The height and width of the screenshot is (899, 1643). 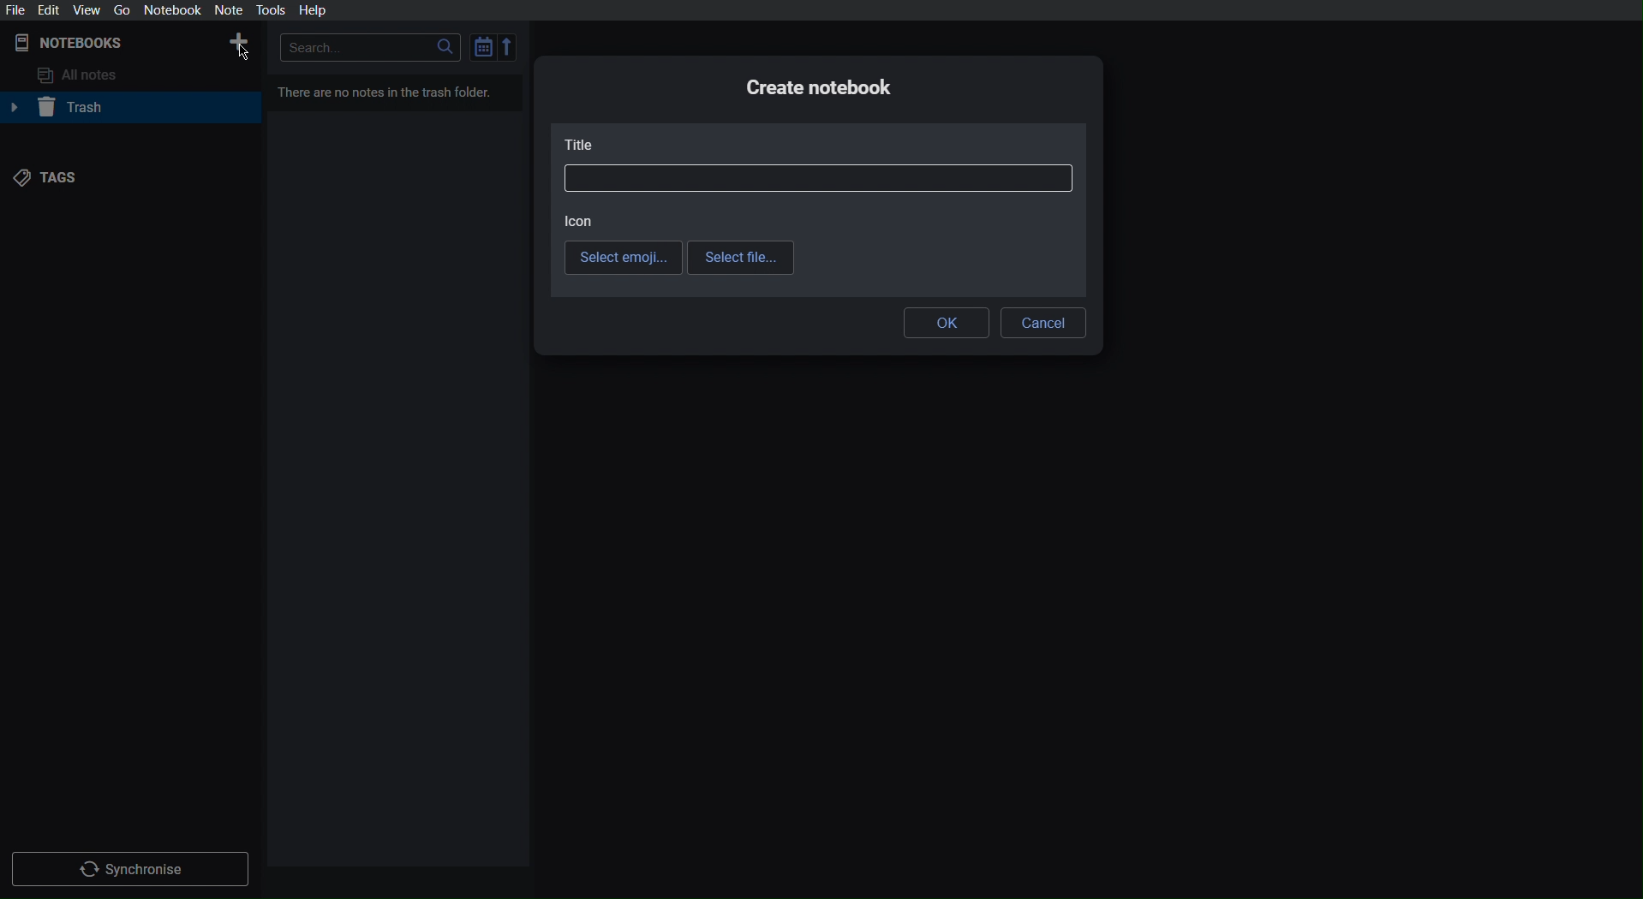 I want to click on All notes, so click(x=75, y=75).